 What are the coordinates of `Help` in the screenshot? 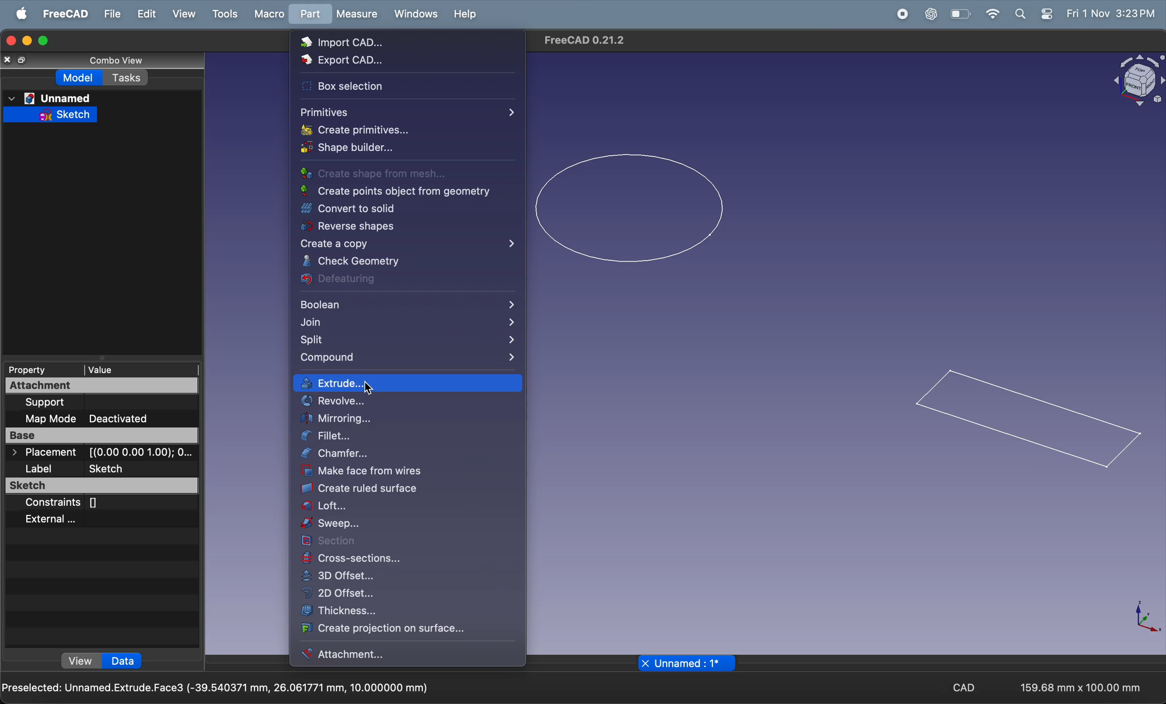 It's located at (468, 14).